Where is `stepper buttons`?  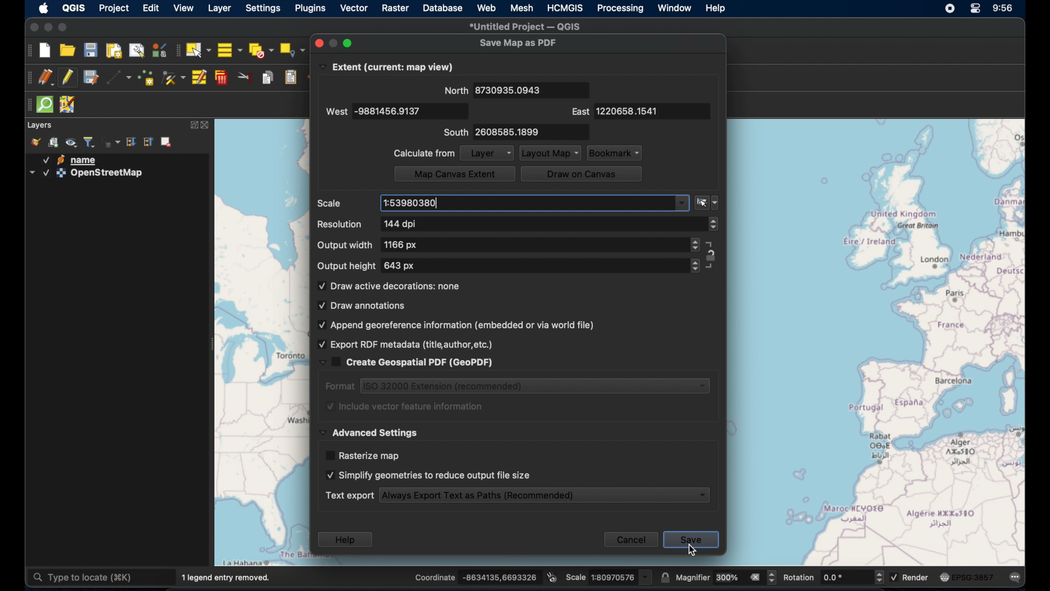
stepper buttons is located at coordinates (695, 246).